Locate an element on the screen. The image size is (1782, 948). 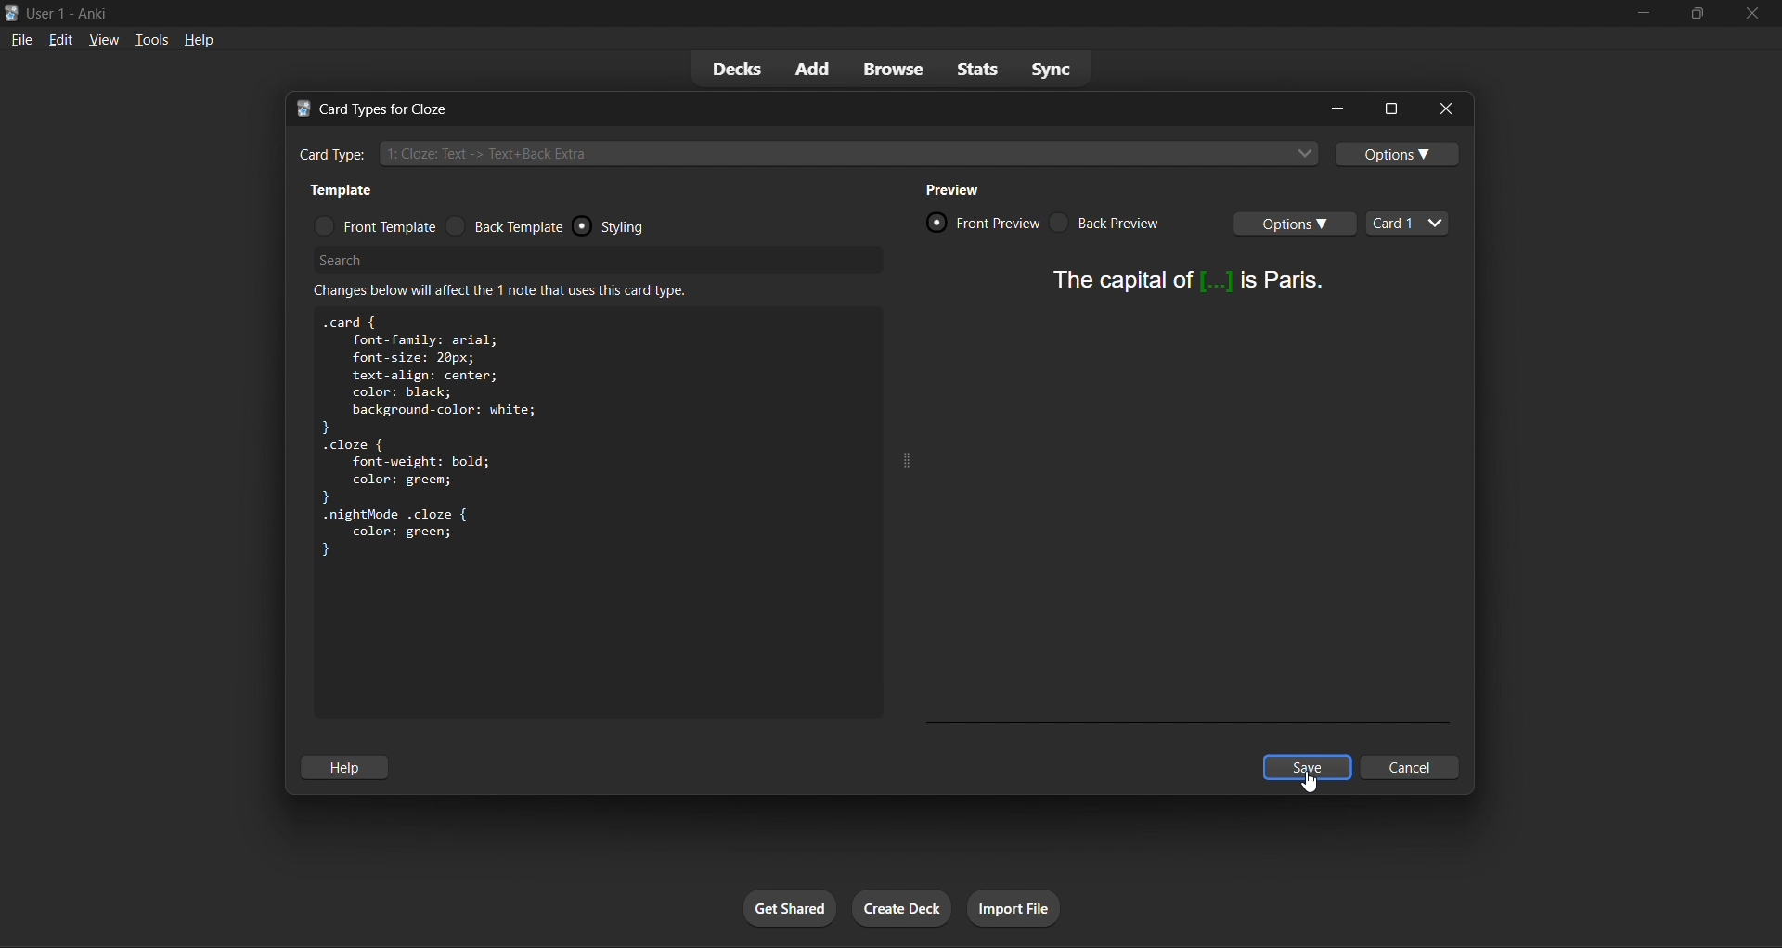
create deck is located at coordinates (903, 909).